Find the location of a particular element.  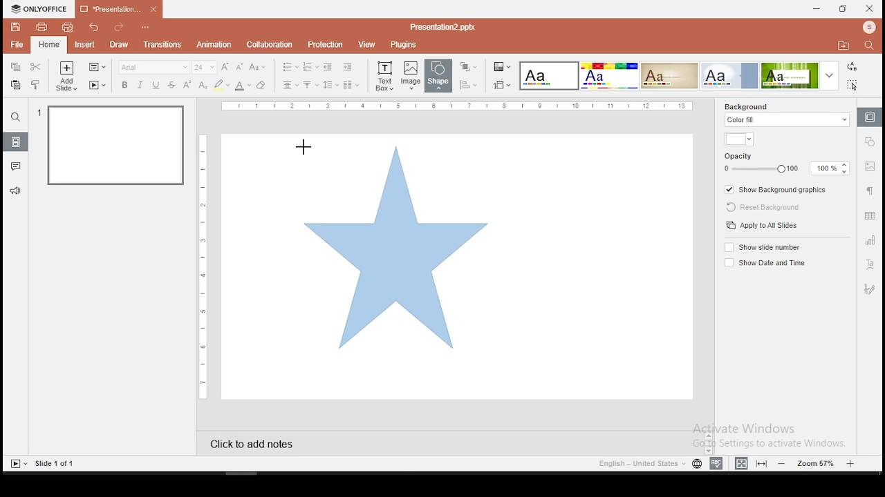

animation is located at coordinates (216, 45).